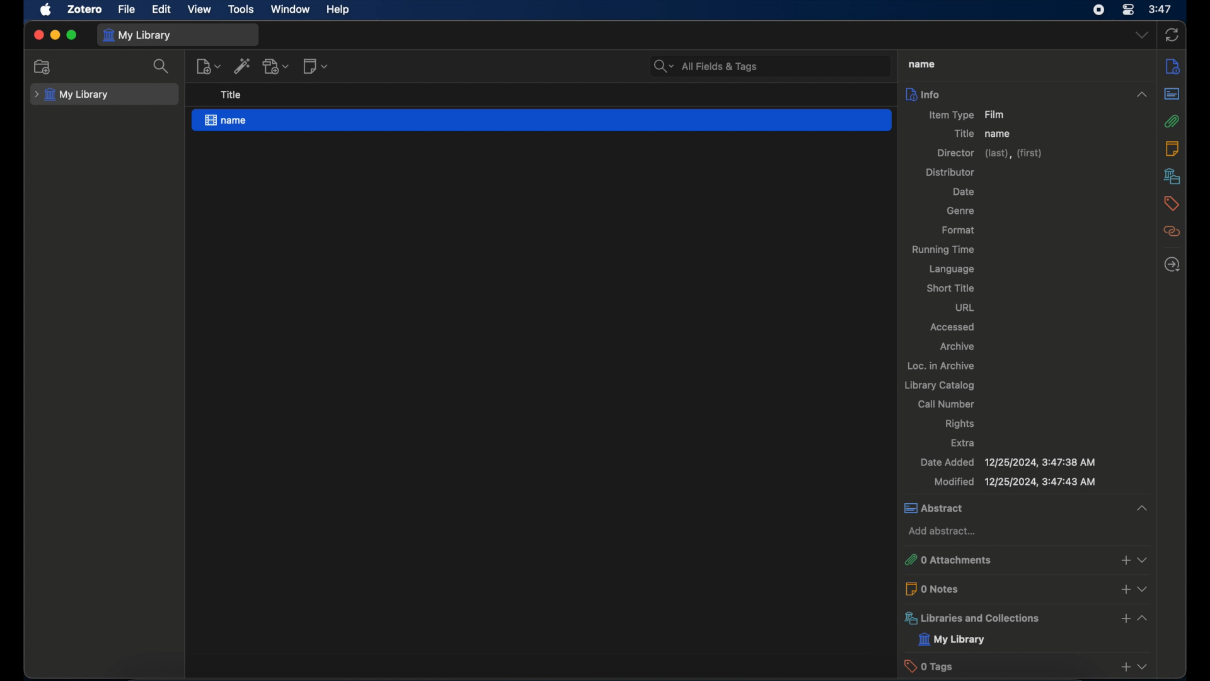 The width and height of the screenshot is (1210, 681). I want to click on new collection, so click(42, 67).